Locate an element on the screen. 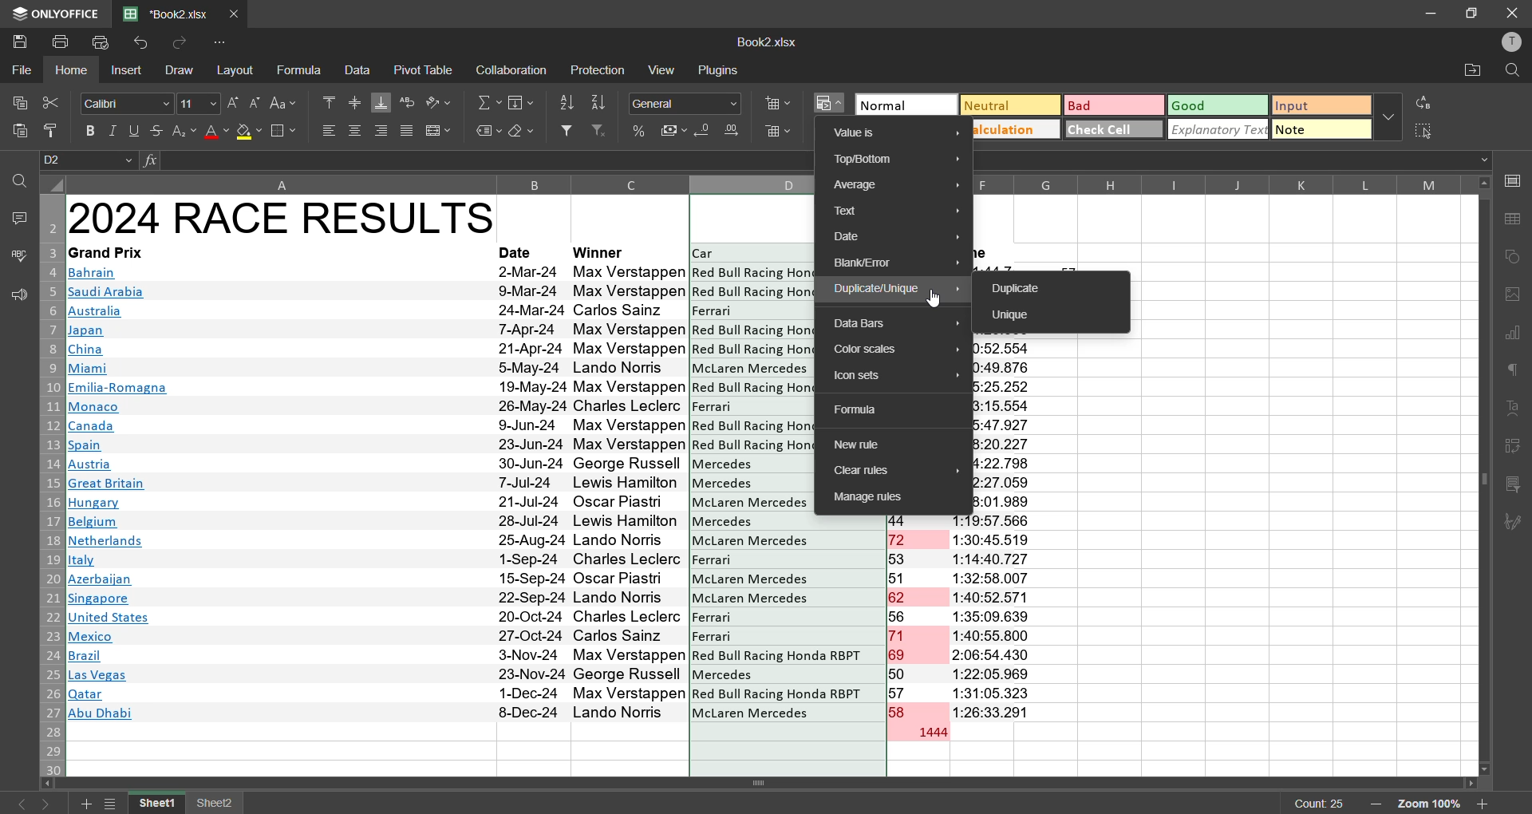 This screenshot has height=814, width=1532. filename is located at coordinates (171, 12).